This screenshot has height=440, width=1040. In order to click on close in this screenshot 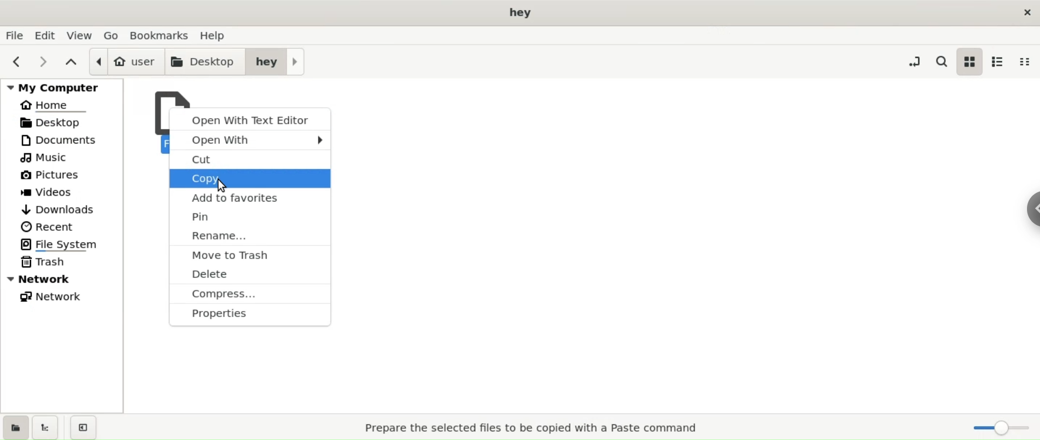, I will do `click(1025, 11)`.